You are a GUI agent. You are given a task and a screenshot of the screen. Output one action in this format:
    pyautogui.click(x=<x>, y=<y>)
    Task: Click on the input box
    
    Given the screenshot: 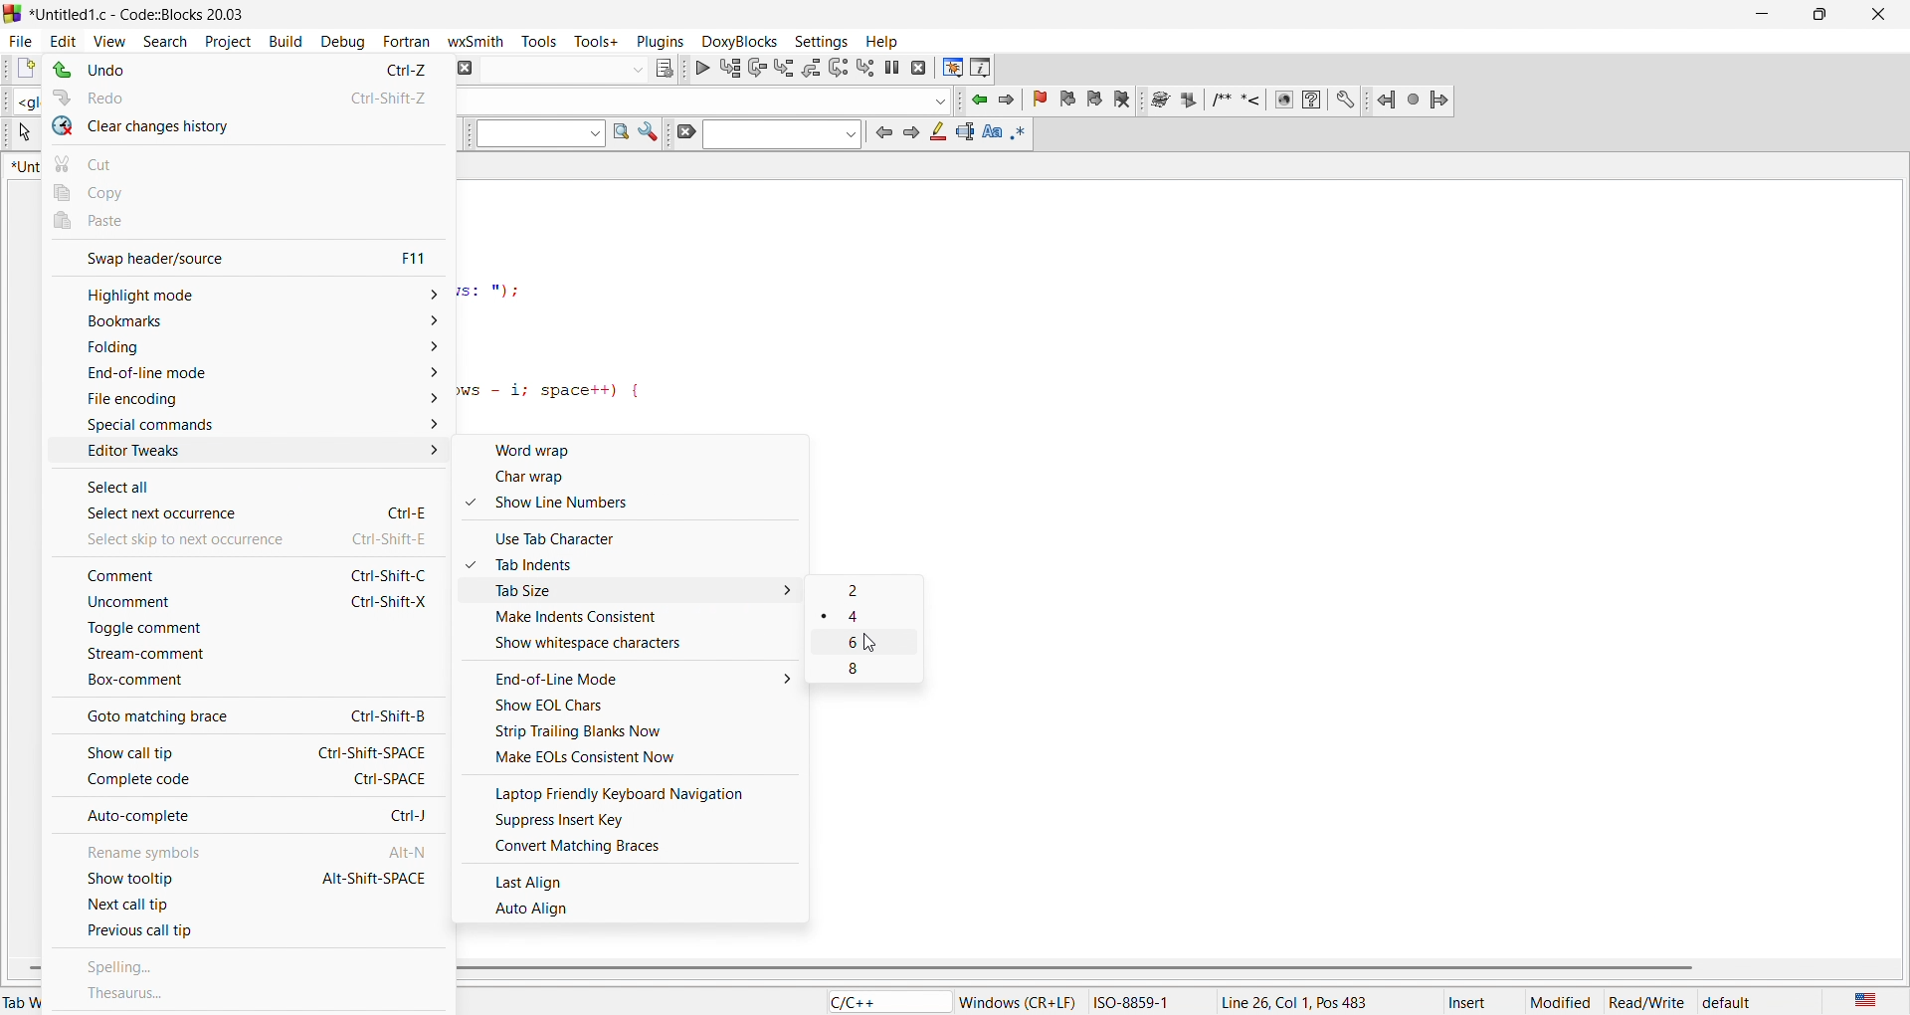 What is the action you would take?
    pyautogui.click(x=533, y=137)
    